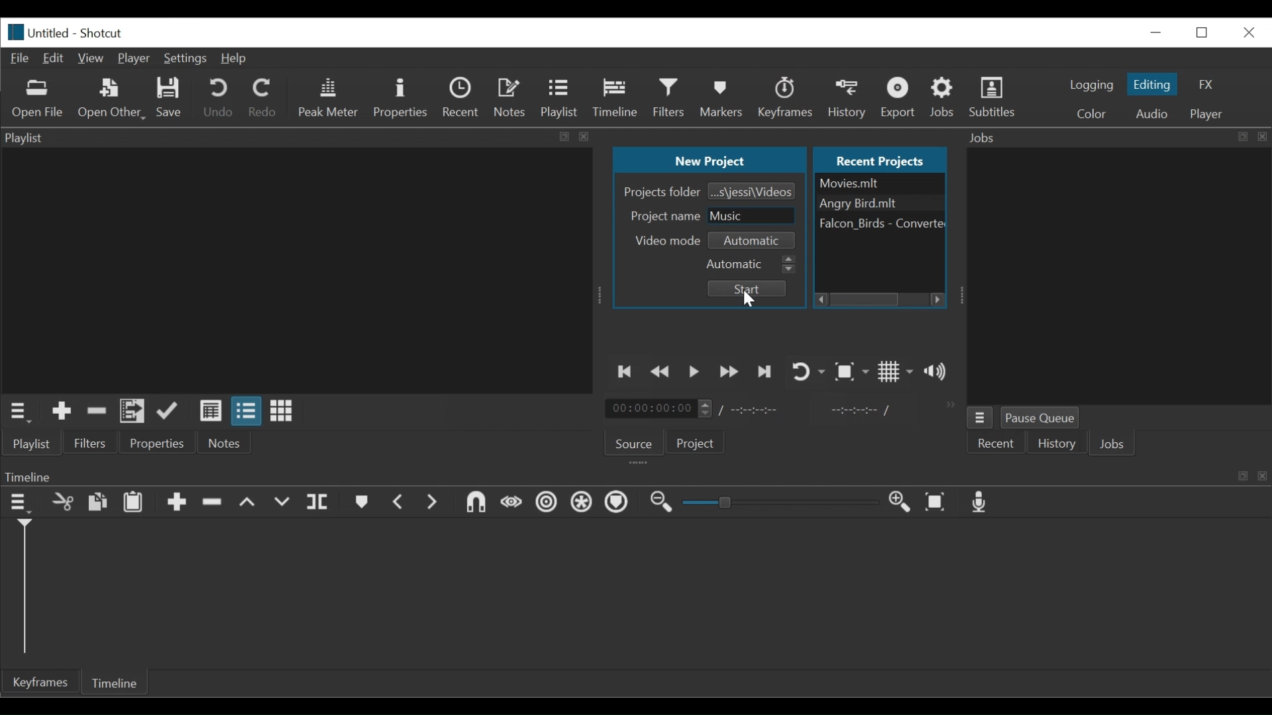 This screenshot has width=1272, height=715. Describe the element at coordinates (880, 205) in the screenshot. I see `Angry birds` at that location.